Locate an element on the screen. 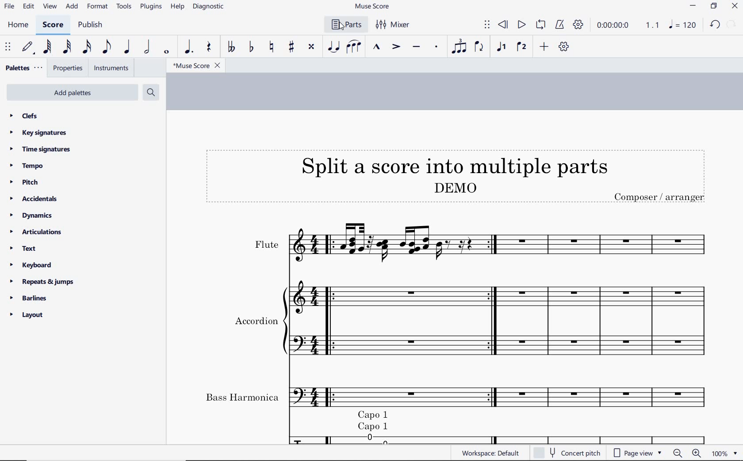  home is located at coordinates (19, 25).